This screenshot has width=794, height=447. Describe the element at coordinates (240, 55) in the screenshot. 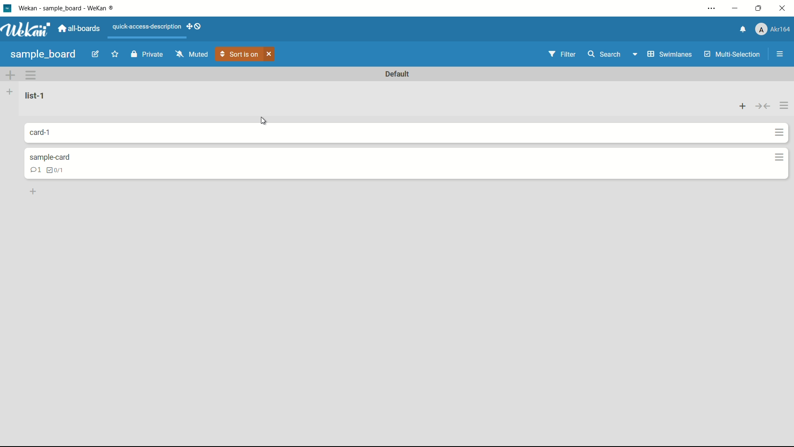

I see `sort cards` at that location.